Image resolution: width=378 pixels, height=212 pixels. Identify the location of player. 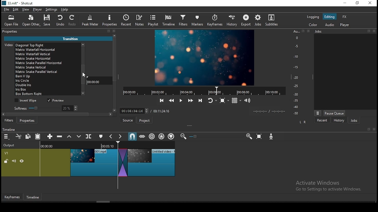
(38, 10).